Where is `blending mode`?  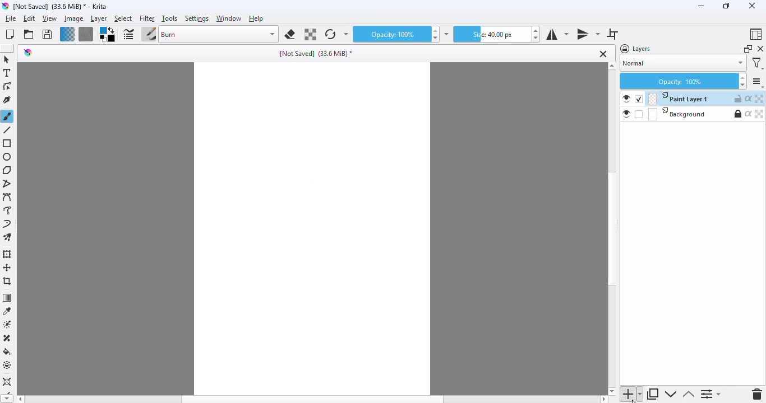
blending mode is located at coordinates (683, 64).